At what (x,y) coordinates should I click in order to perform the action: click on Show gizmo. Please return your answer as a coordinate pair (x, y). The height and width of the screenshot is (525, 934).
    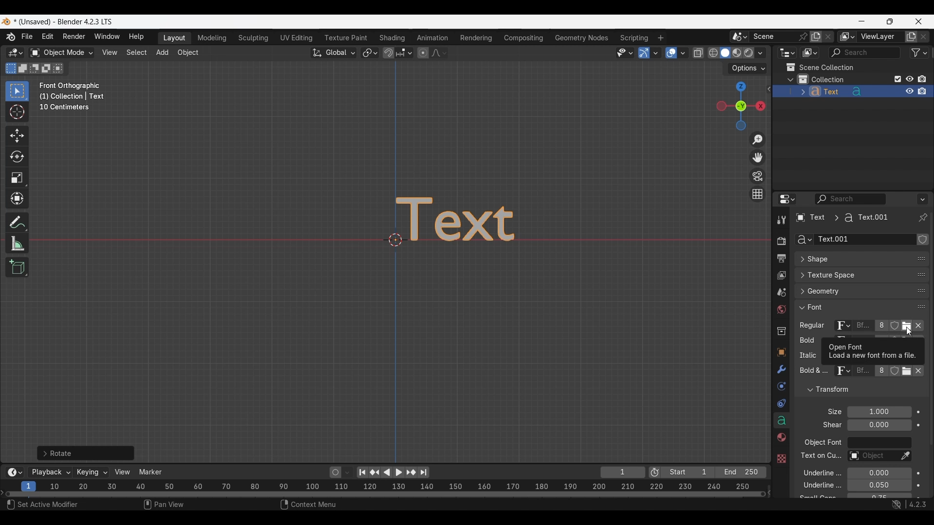
    Looking at the image, I should click on (644, 53).